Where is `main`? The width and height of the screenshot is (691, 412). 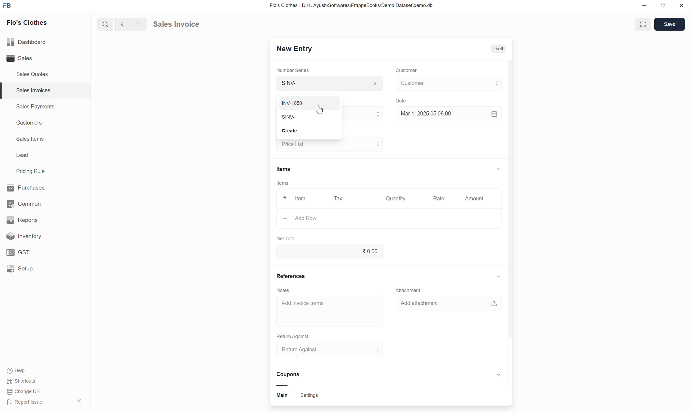
main is located at coordinates (285, 396).